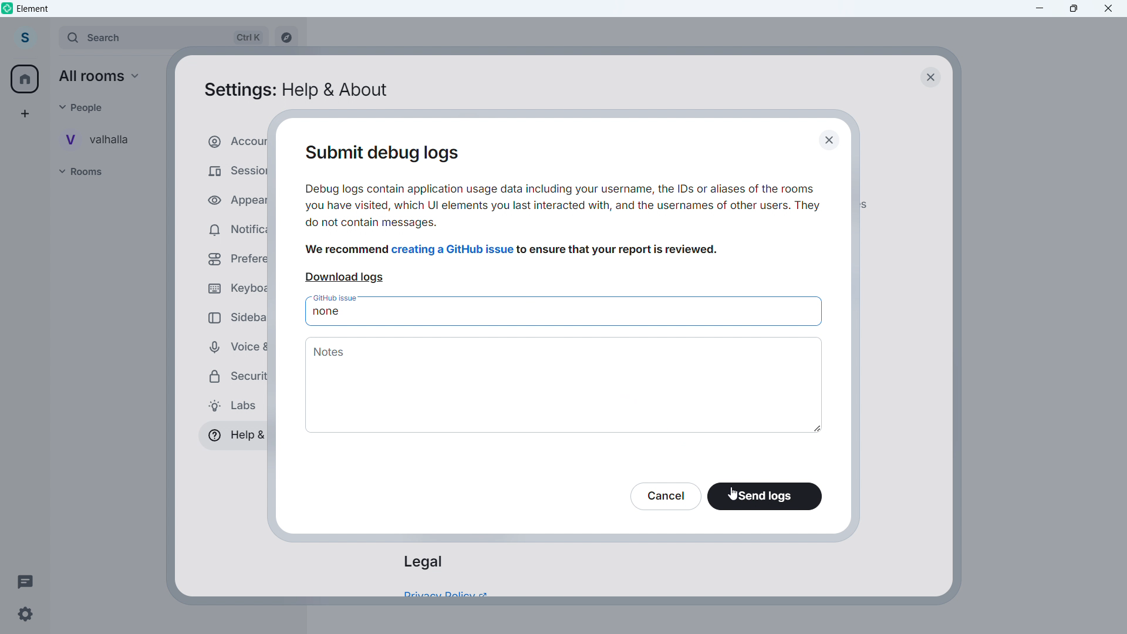 This screenshot has width=1127, height=634. I want to click on search , so click(162, 38).